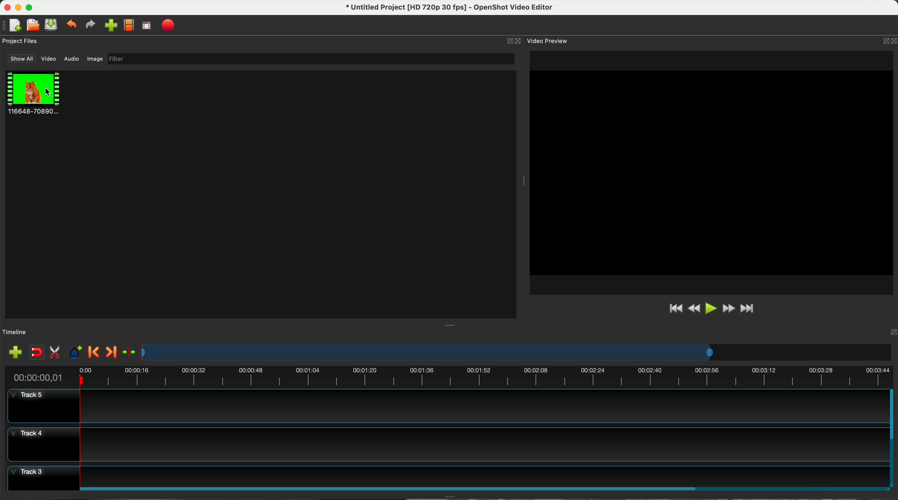  Describe the element at coordinates (55, 353) in the screenshot. I see `enable razor` at that location.